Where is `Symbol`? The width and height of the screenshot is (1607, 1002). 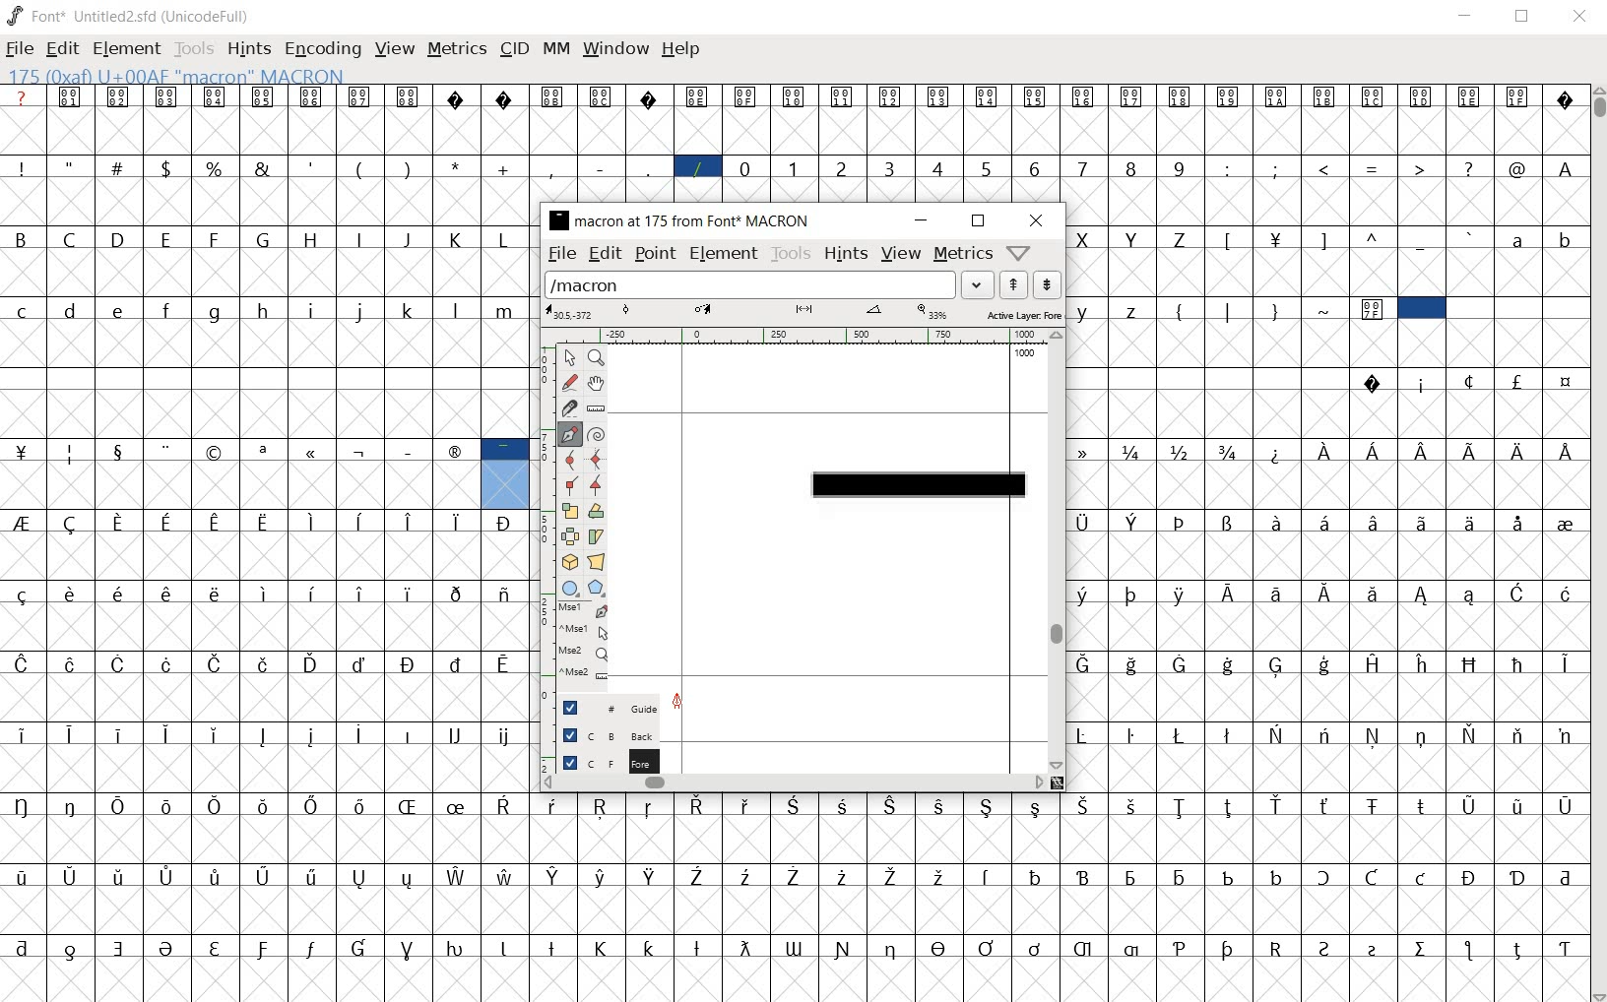 Symbol is located at coordinates (73, 733).